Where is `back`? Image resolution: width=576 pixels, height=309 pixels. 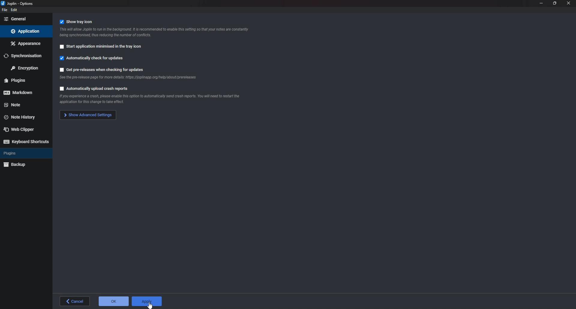 back is located at coordinates (76, 301).